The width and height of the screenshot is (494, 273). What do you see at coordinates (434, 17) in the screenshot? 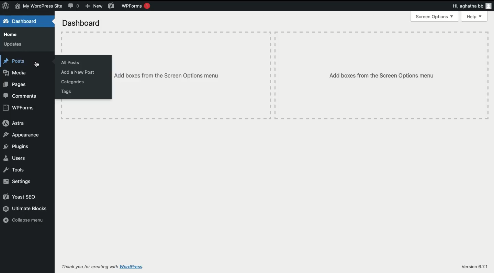
I see `Screen options` at bounding box center [434, 17].